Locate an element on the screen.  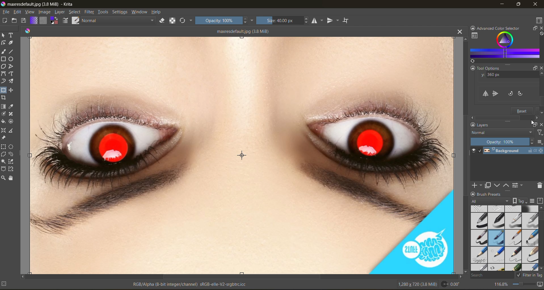
vertical scroll bar is located at coordinates (465, 155).